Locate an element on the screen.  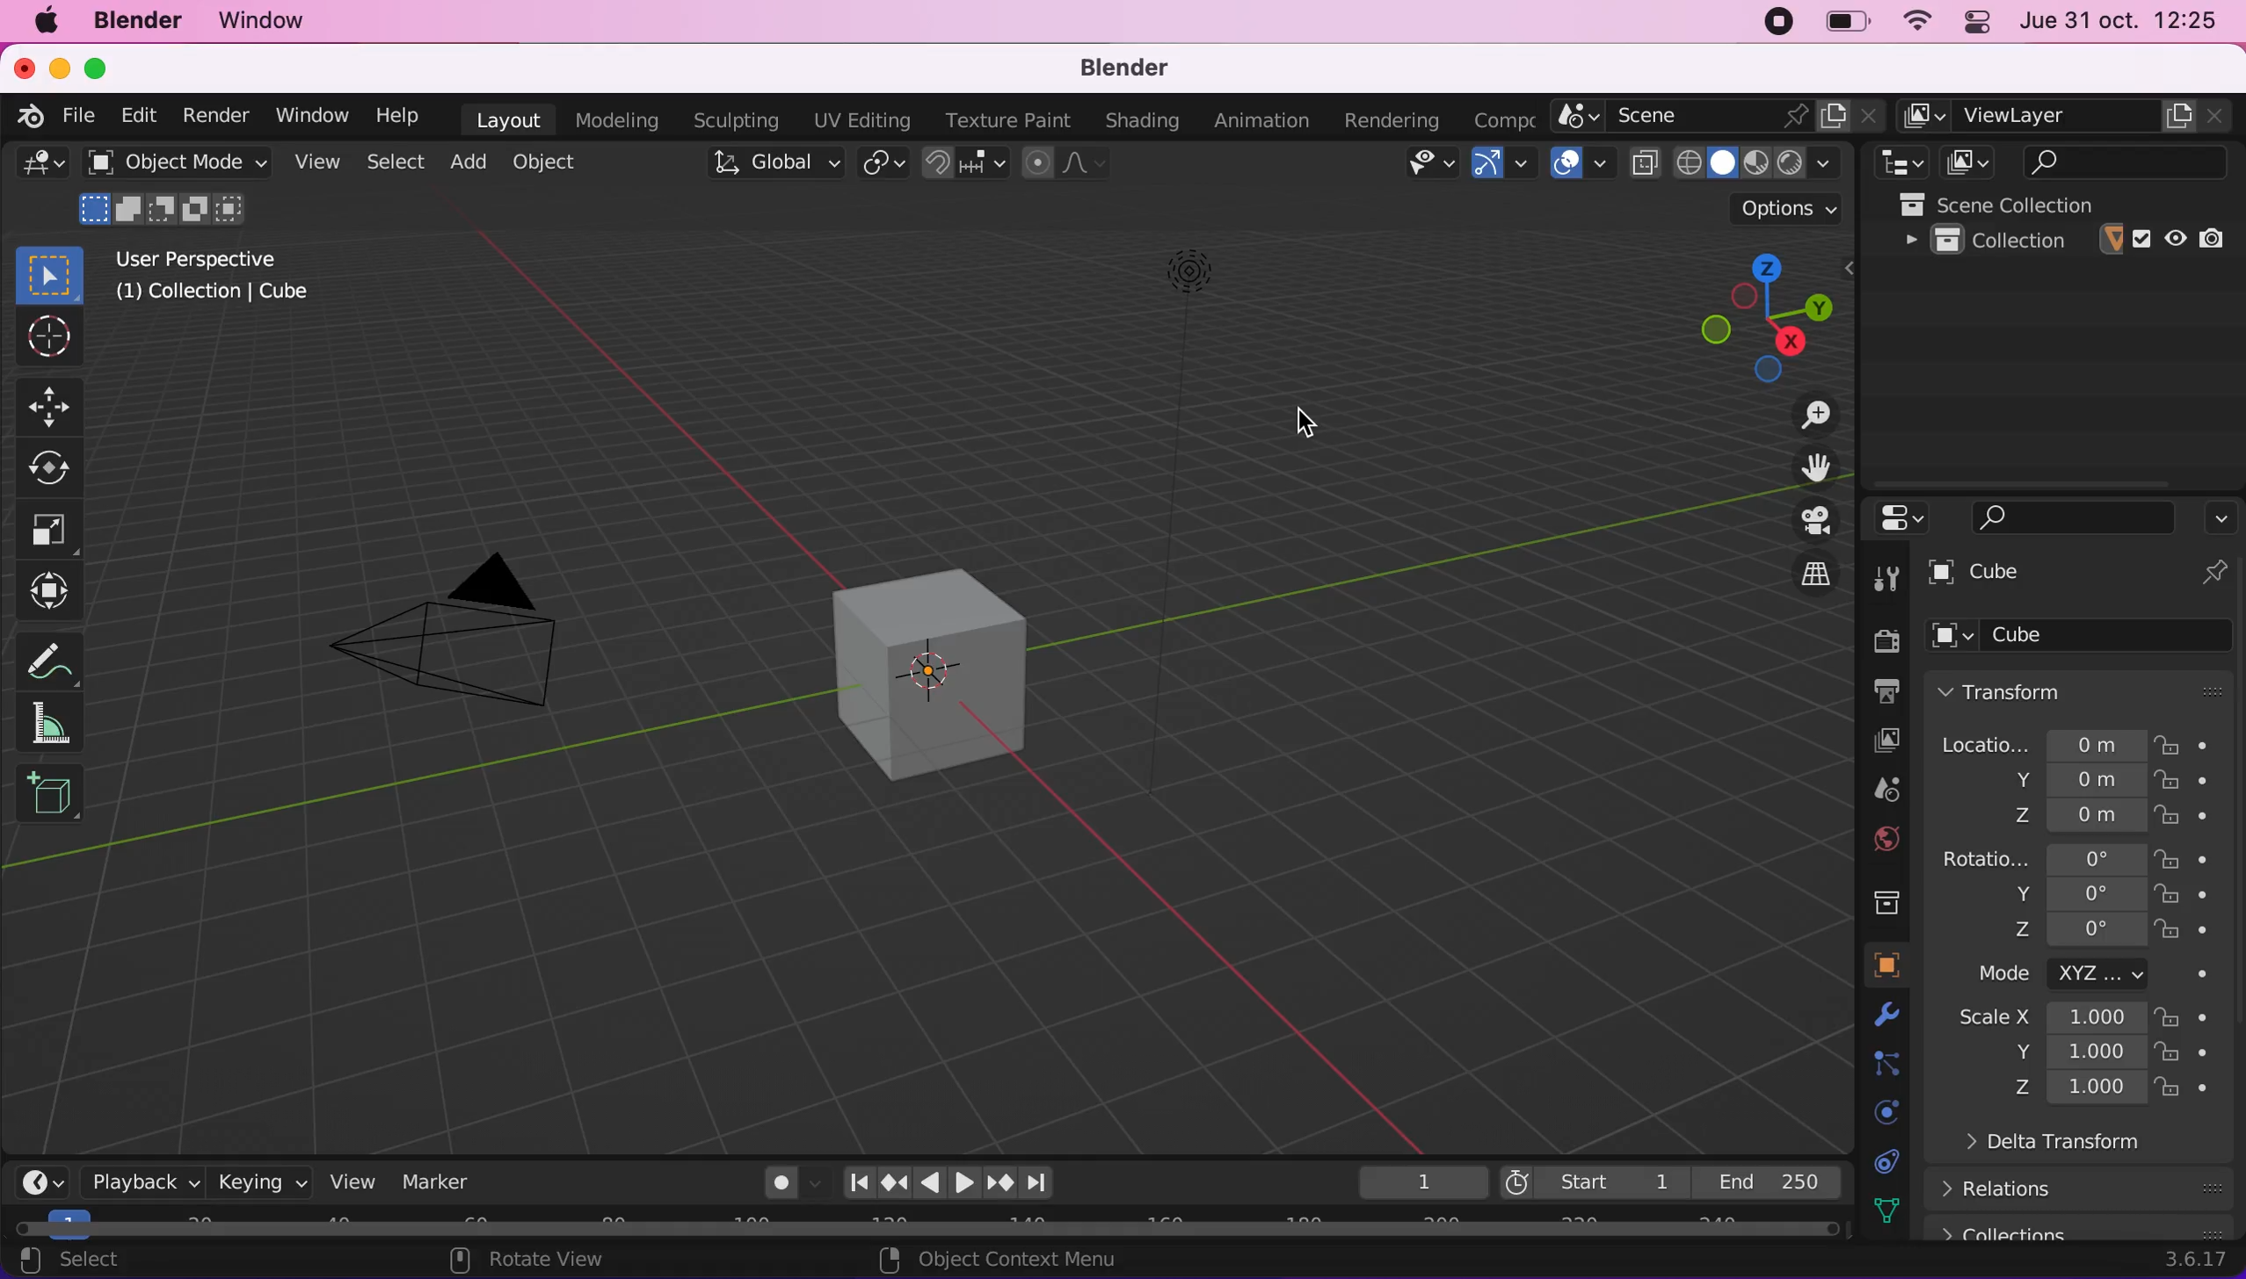
switch the current view is located at coordinates (1795, 576).